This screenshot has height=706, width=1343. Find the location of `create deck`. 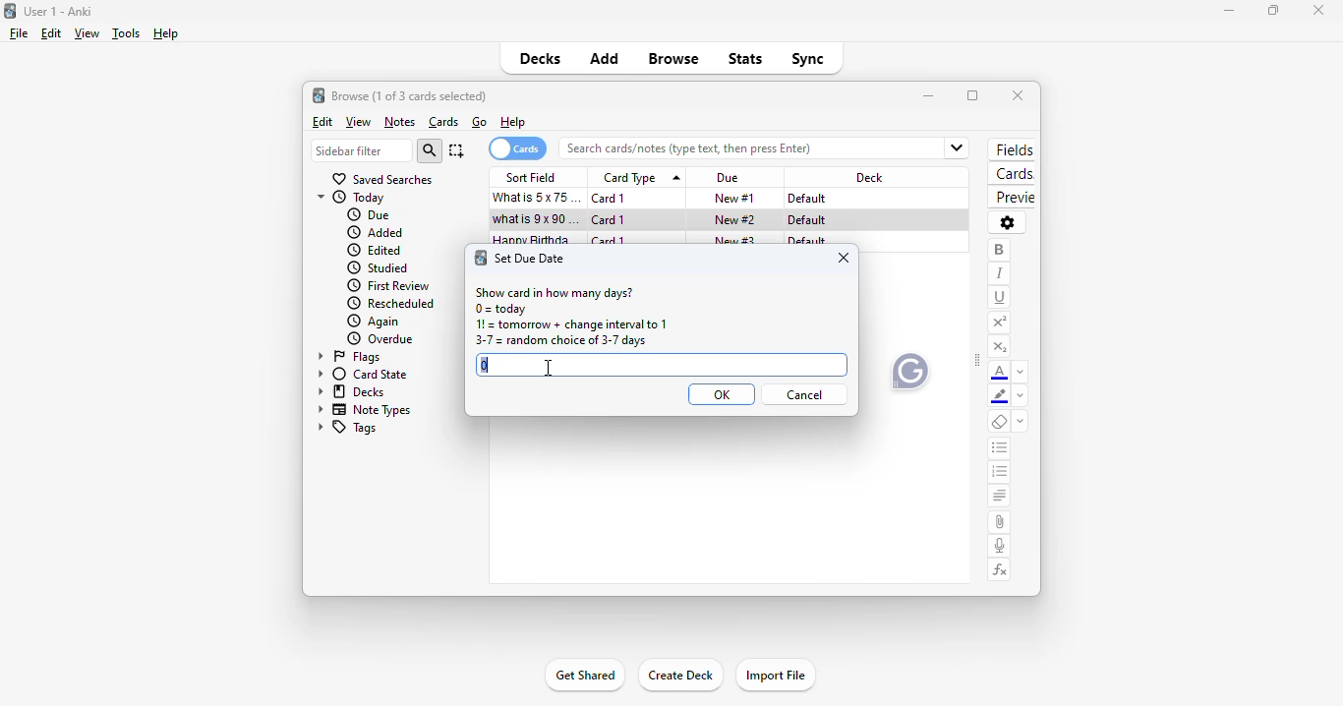

create deck is located at coordinates (678, 674).